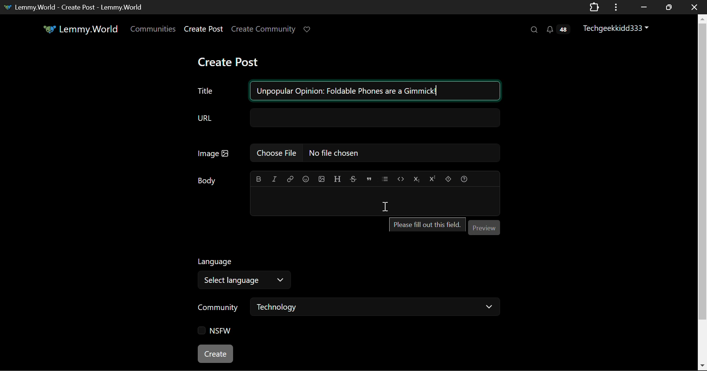  I want to click on Select Post Language, so click(241, 271).